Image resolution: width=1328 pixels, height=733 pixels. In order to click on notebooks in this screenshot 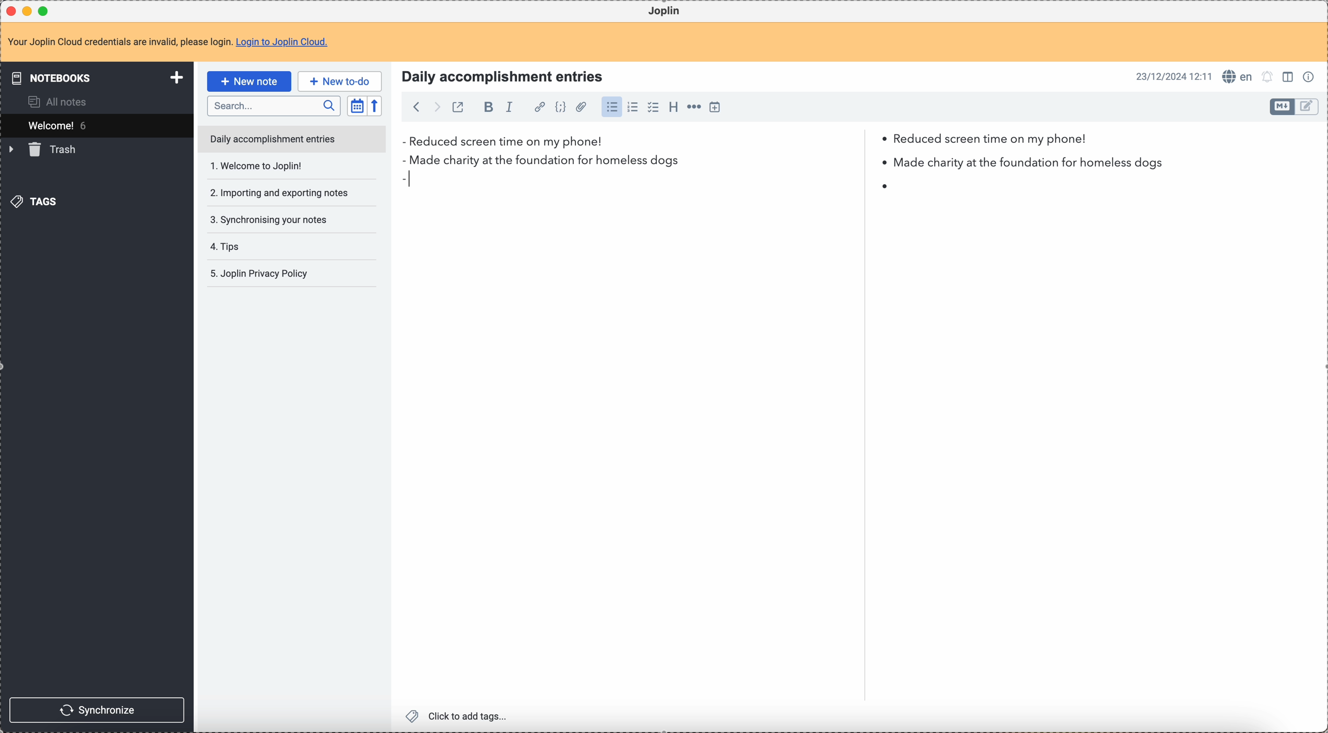, I will do `click(95, 77)`.